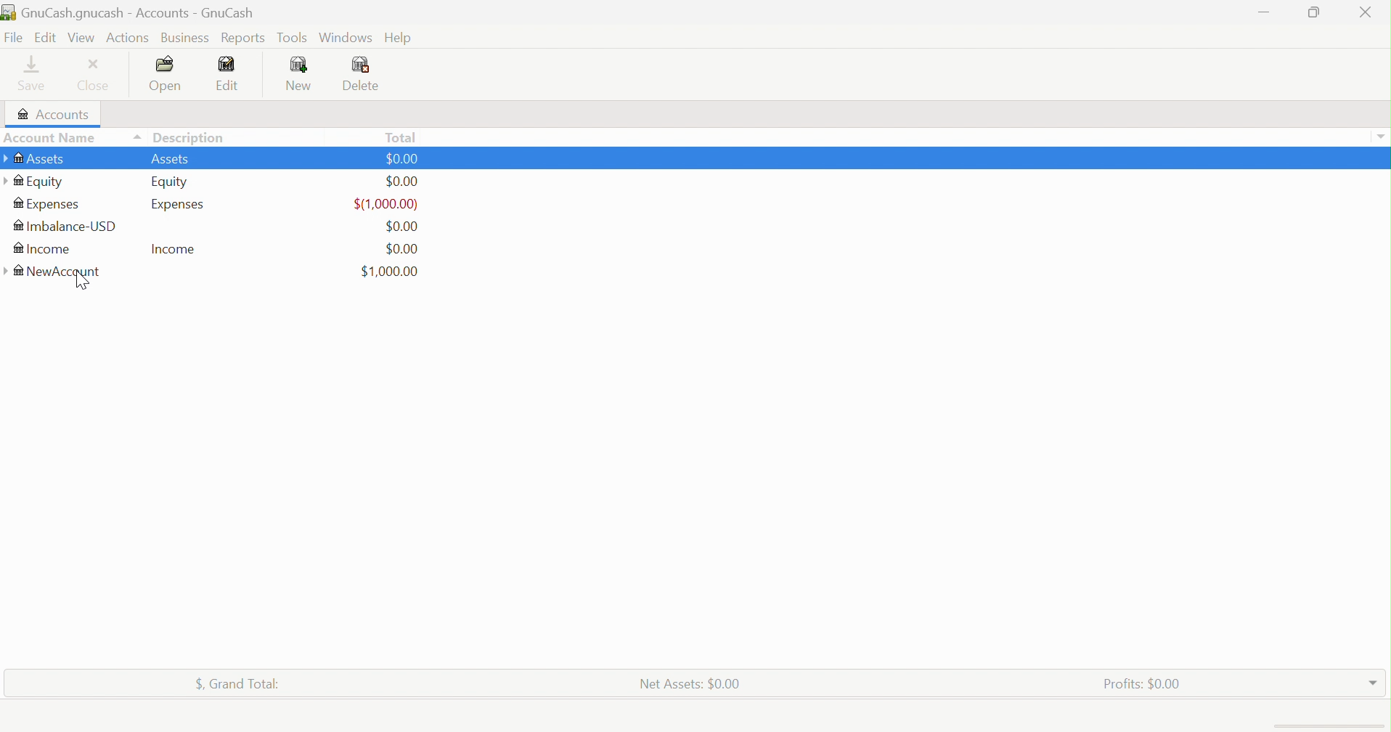 This screenshot has height=732, width=1391. What do you see at coordinates (171, 182) in the screenshot?
I see `Equity` at bounding box center [171, 182].